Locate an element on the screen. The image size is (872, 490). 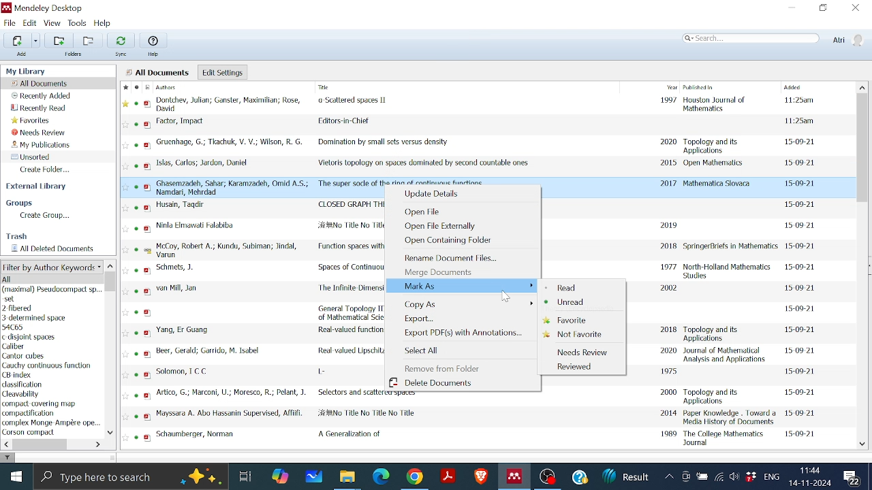
Task View is located at coordinates (249, 476).